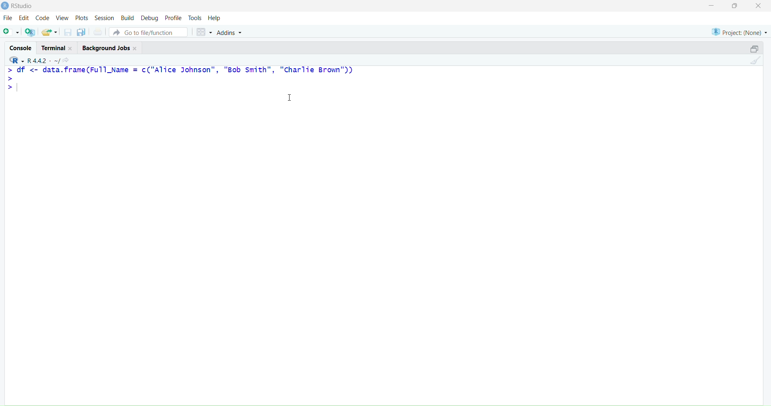 The width and height of the screenshot is (771, 406). I want to click on Tools, so click(195, 17).